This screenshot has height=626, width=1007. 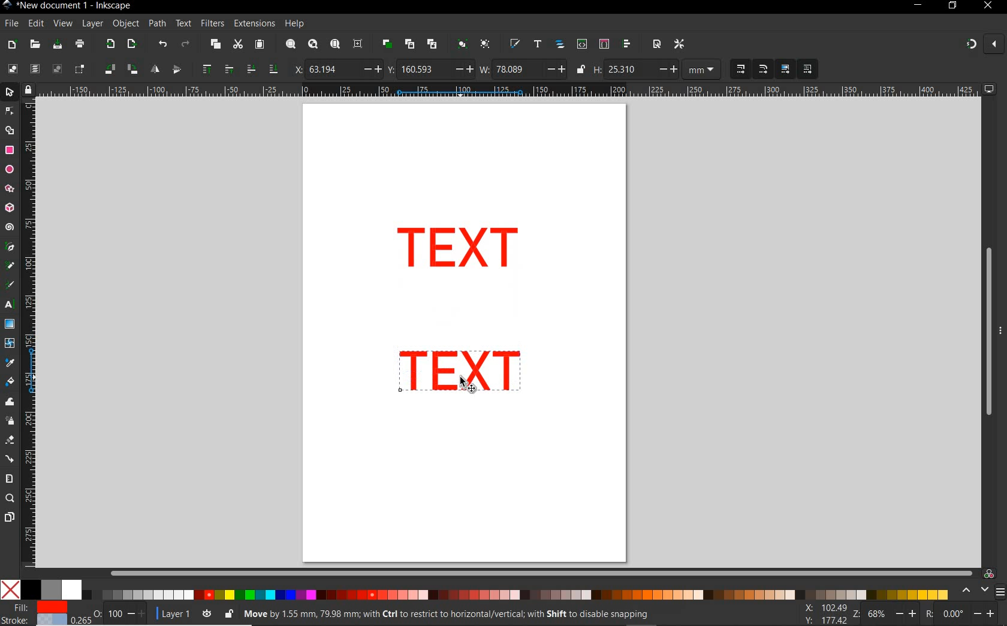 What do you see at coordinates (515, 44) in the screenshot?
I see `open fill and stroke` at bounding box center [515, 44].